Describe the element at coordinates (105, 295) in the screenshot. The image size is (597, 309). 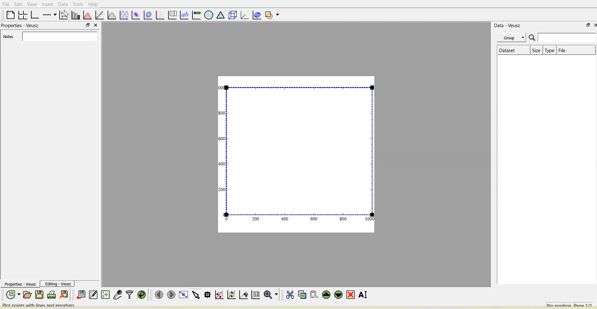
I see `Create new datasets using ranges, parametrically or as functions of existing datasets` at that location.